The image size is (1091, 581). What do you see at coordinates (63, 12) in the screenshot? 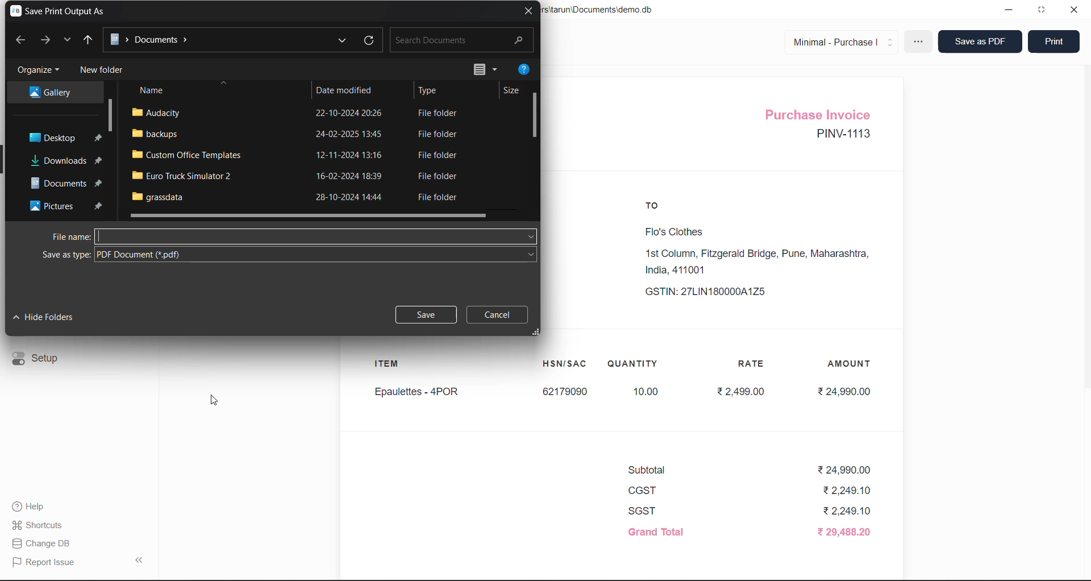
I see ` Save Print Output As` at bounding box center [63, 12].